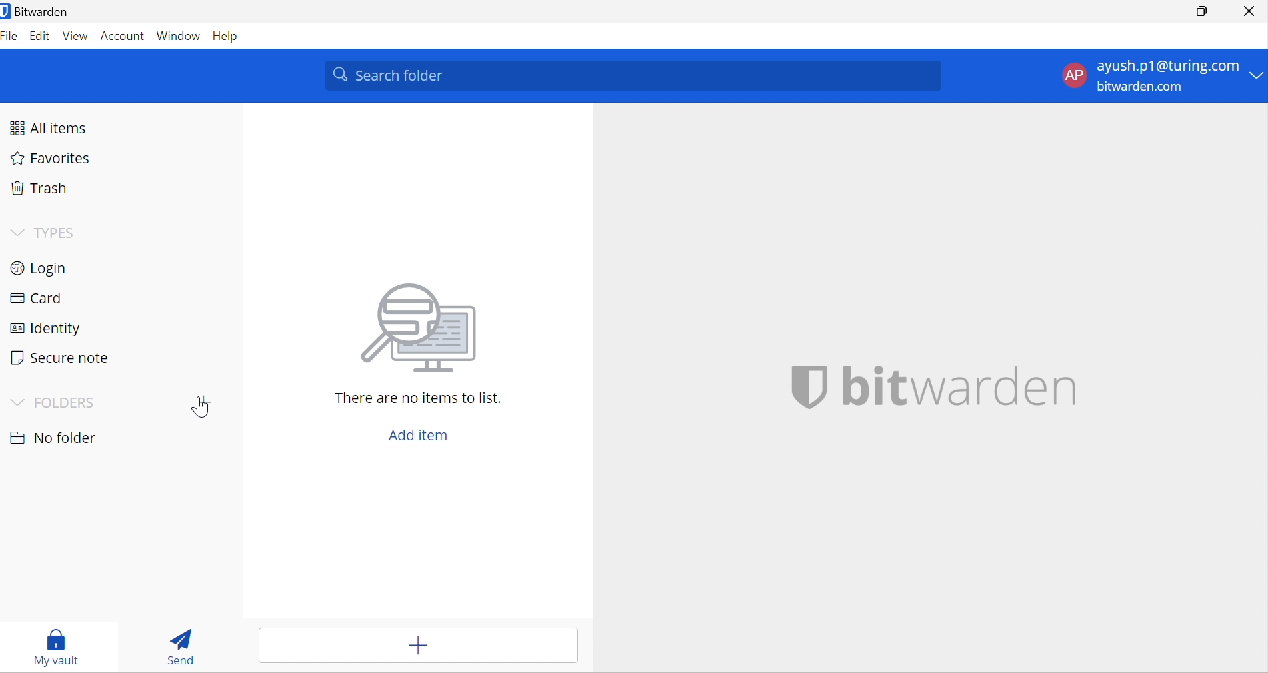  What do you see at coordinates (426, 433) in the screenshot?
I see `Add item` at bounding box center [426, 433].